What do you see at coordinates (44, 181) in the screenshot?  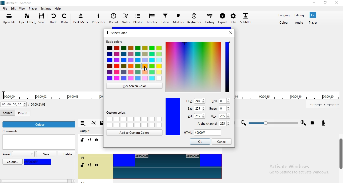 I see `scroll bar` at bounding box center [44, 181].